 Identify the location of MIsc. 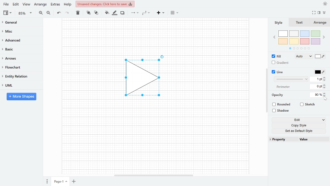
(19, 31).